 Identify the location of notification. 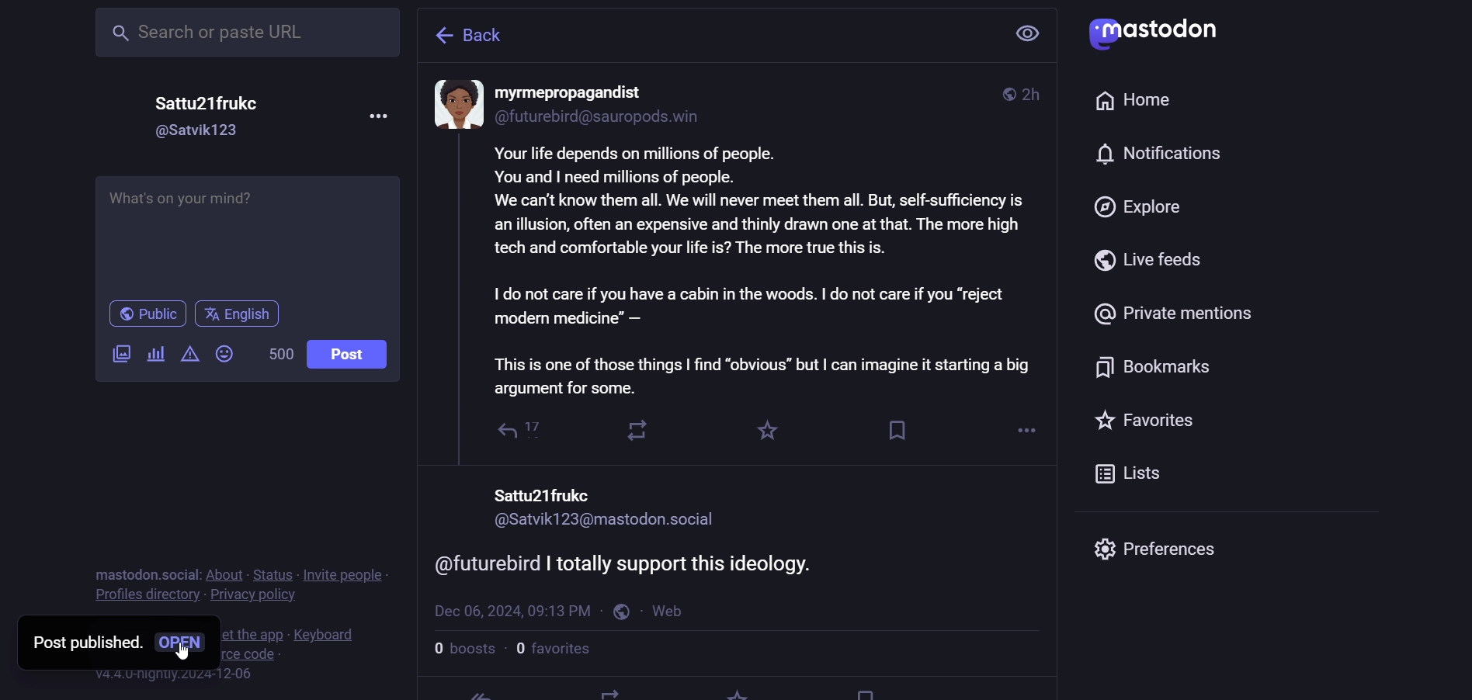
(1161, 155).